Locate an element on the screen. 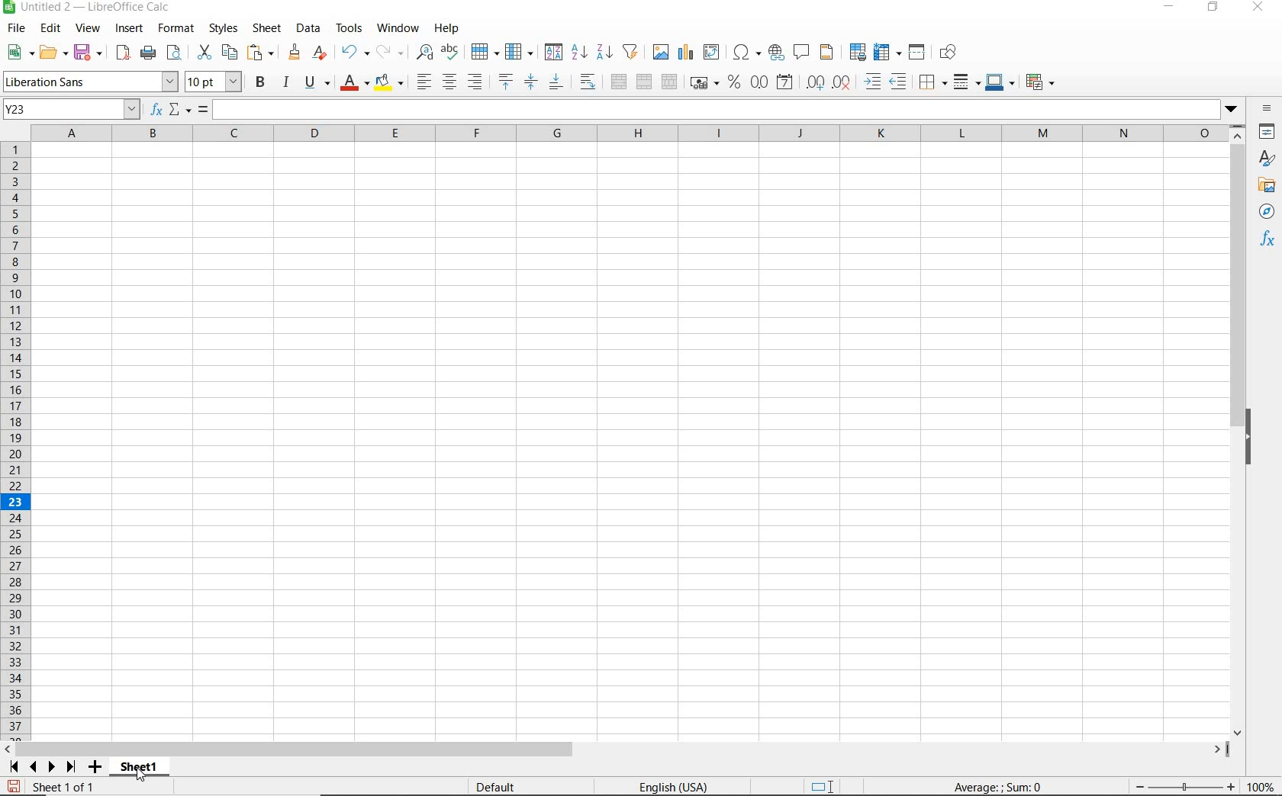 This screenshot has height=796, width=1282. REDO is located at coordinates (388, 50).